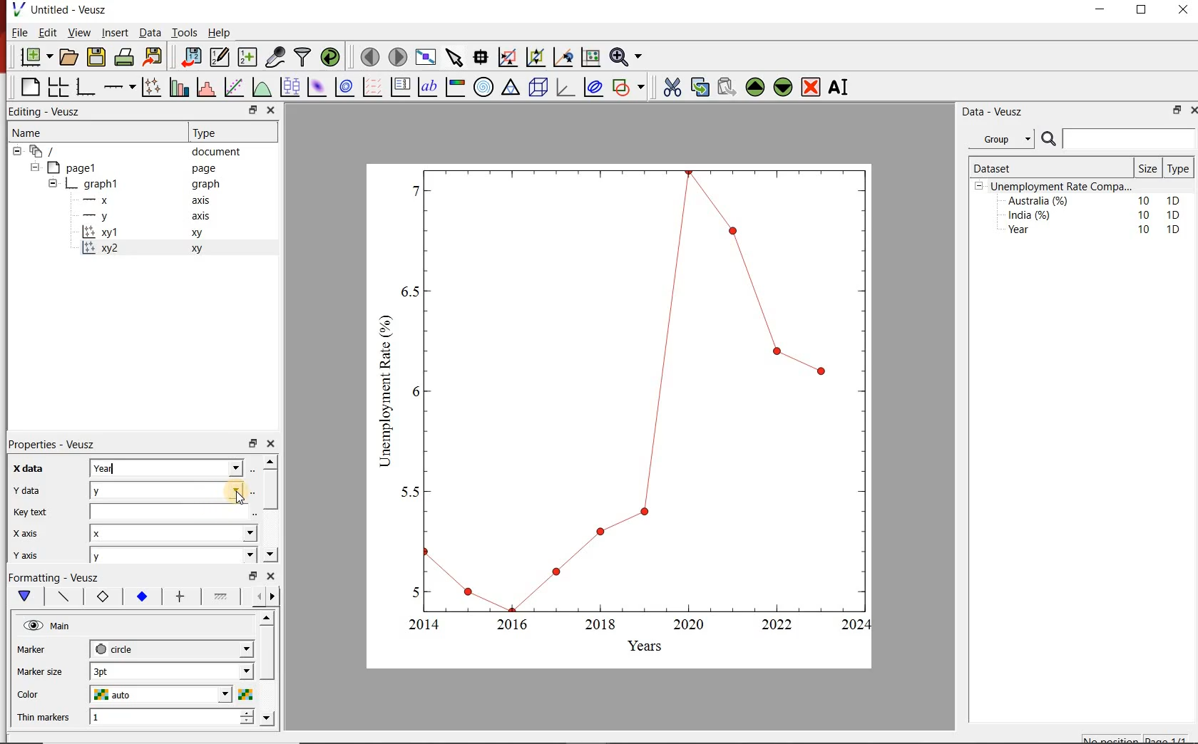 This screenshot has width=1198, height=744. I want to click on x data, so click(25, 469).